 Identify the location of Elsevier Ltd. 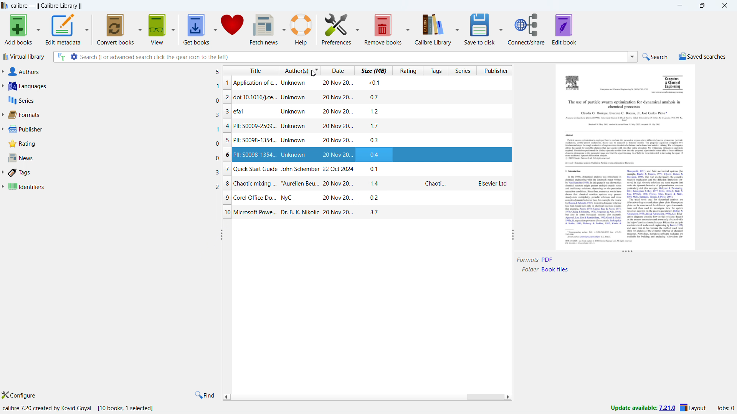
(492, 184).